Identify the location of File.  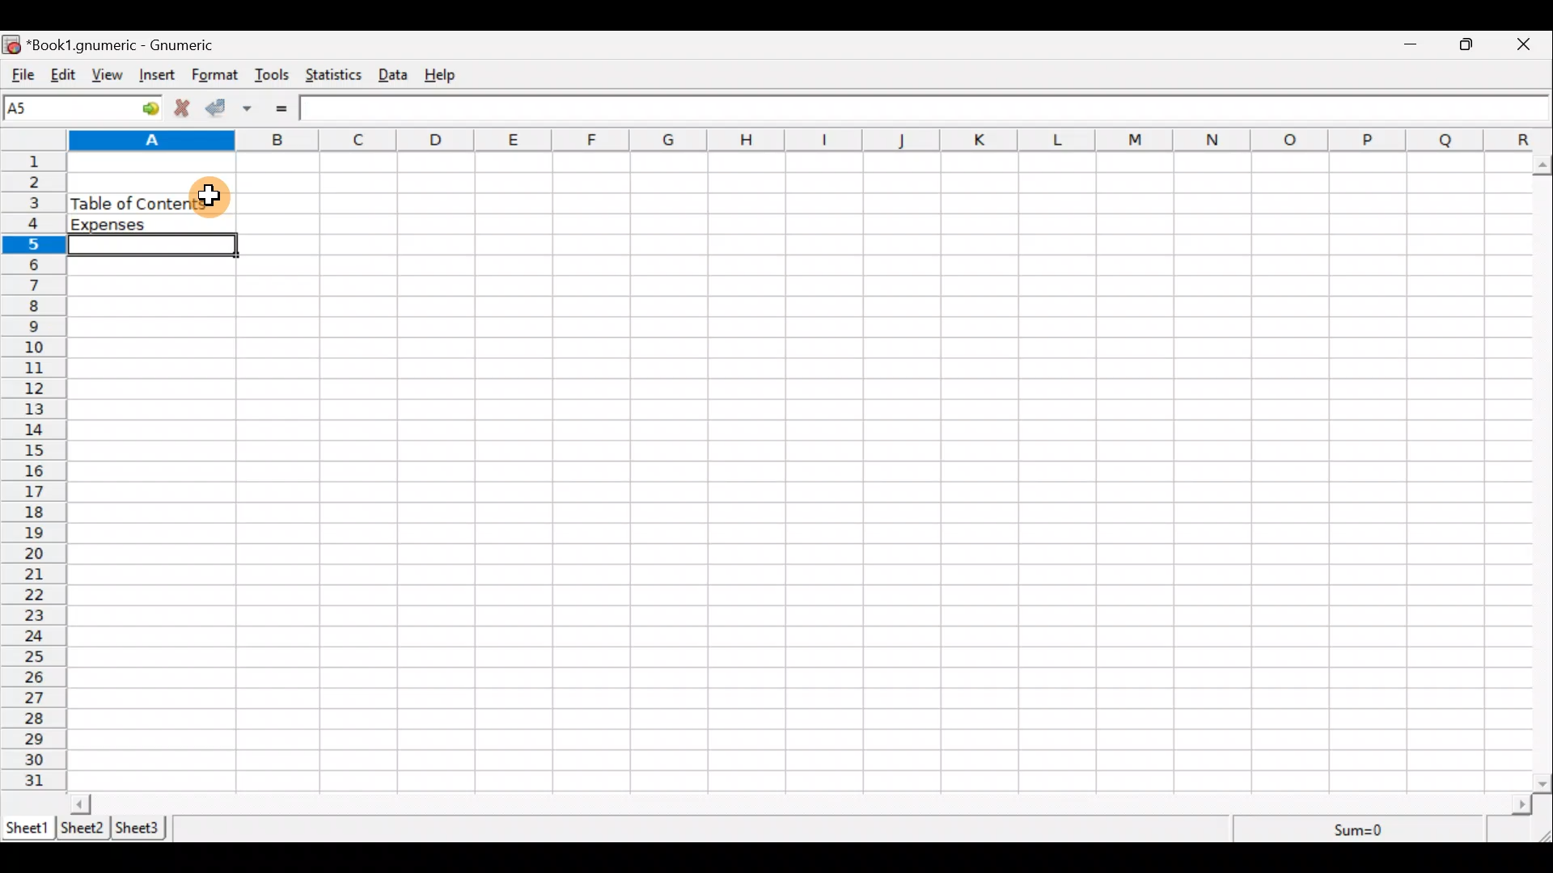
(20, 75).